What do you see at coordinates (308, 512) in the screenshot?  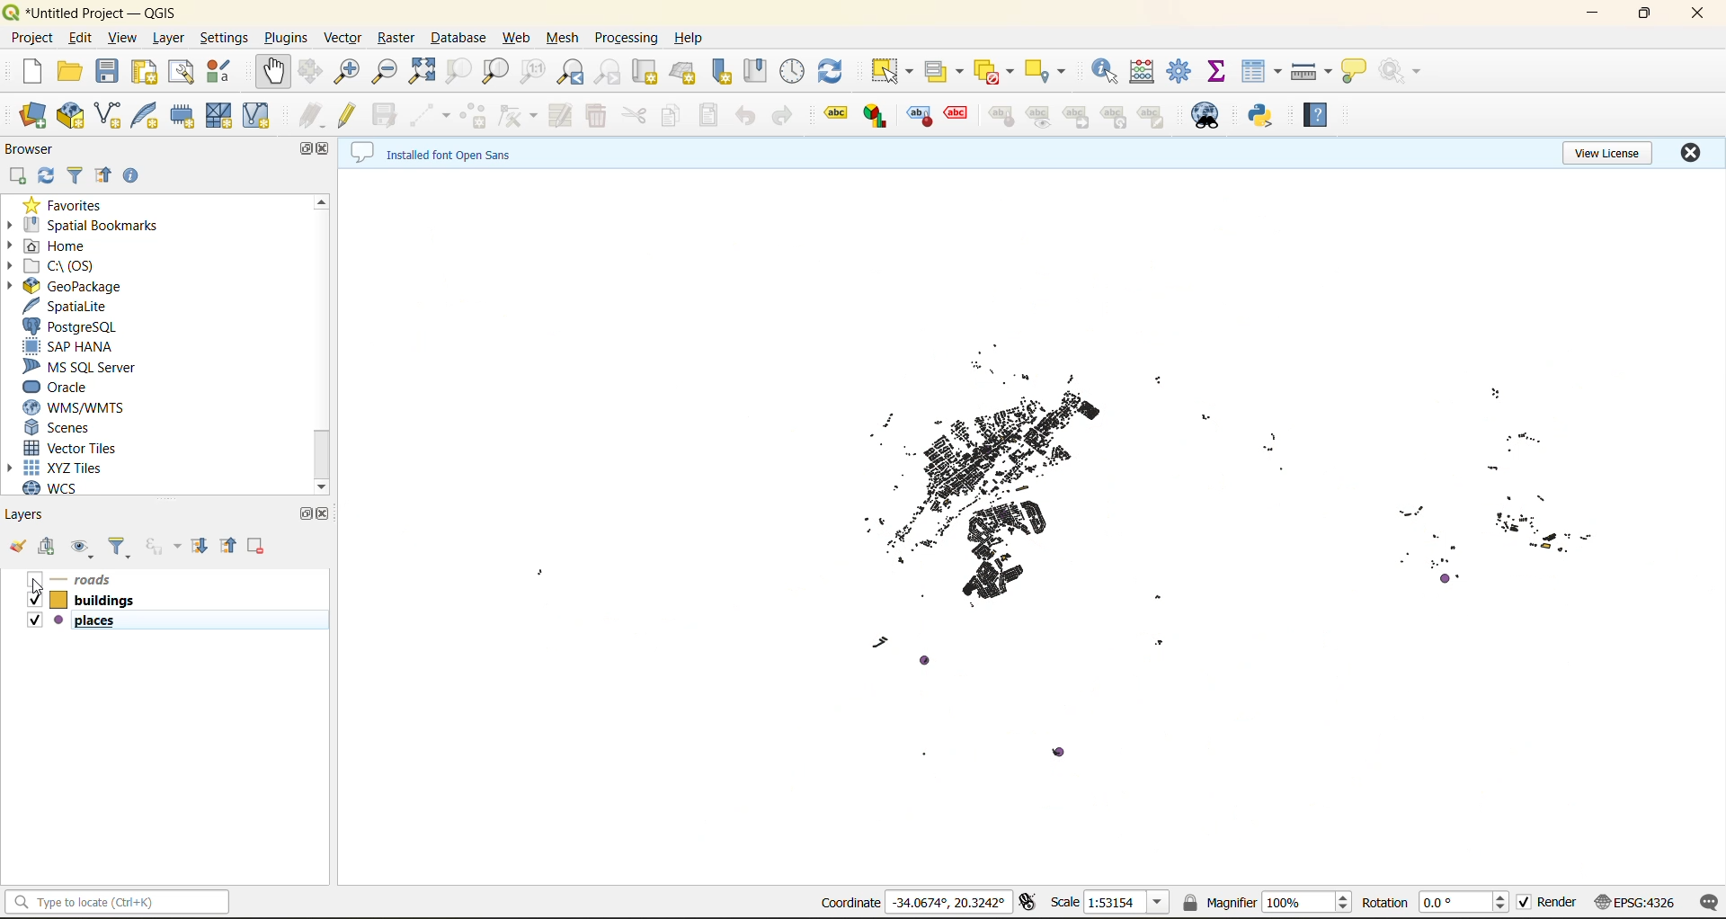 I see `maximize` at bounding box center [308, 512].